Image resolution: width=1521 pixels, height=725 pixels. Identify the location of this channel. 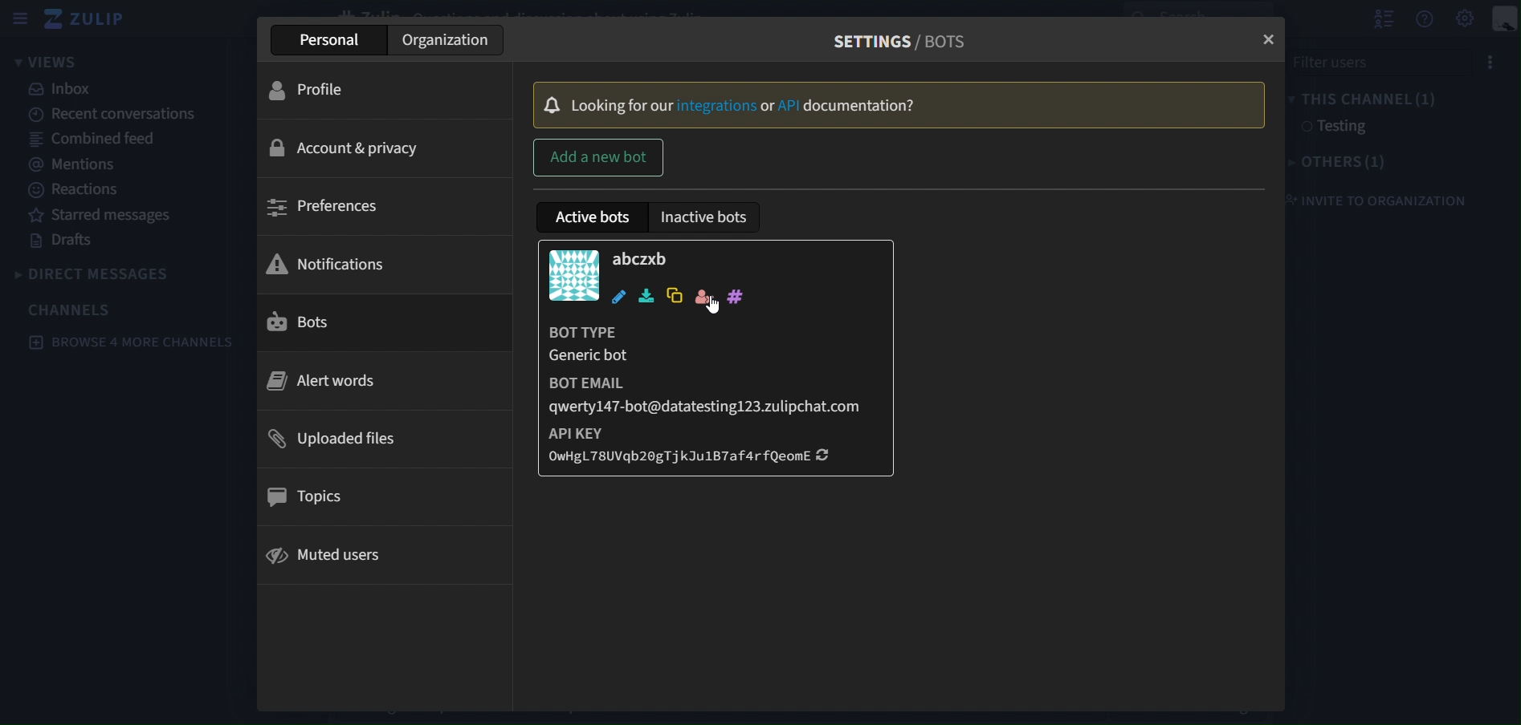
(1370, 99).